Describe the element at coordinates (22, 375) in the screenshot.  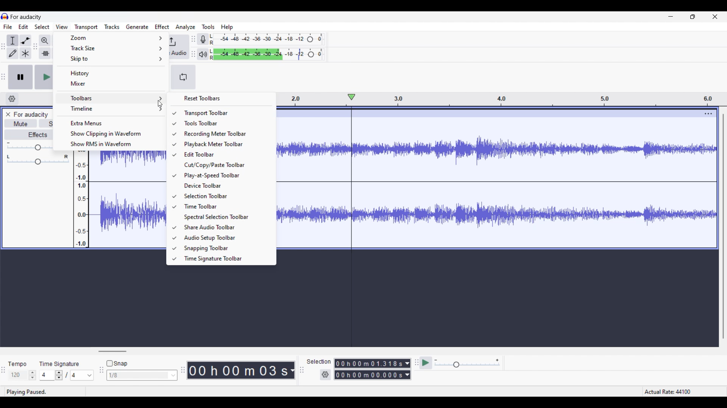
I see `Tempo settings` at that location.